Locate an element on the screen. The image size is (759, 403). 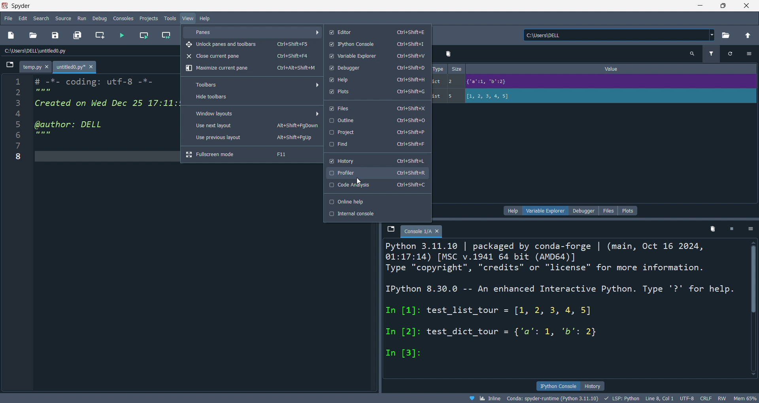
help is located at coordinates (379, 81).